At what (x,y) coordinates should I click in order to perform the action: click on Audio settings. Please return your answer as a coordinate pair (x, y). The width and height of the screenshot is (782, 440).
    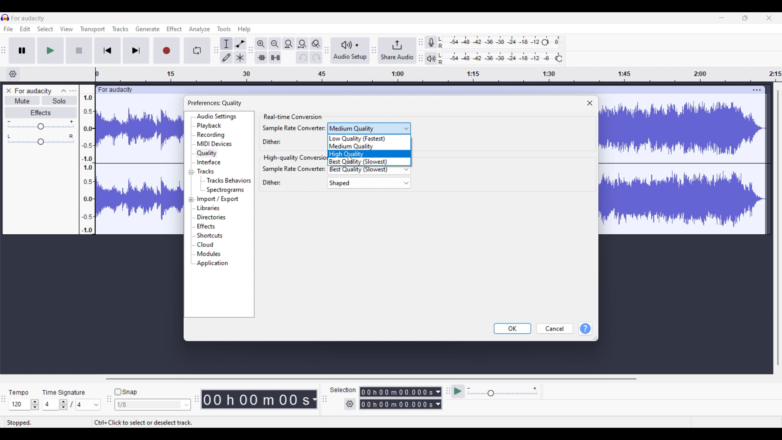
    Looking at the image, I should click on (216, 117).